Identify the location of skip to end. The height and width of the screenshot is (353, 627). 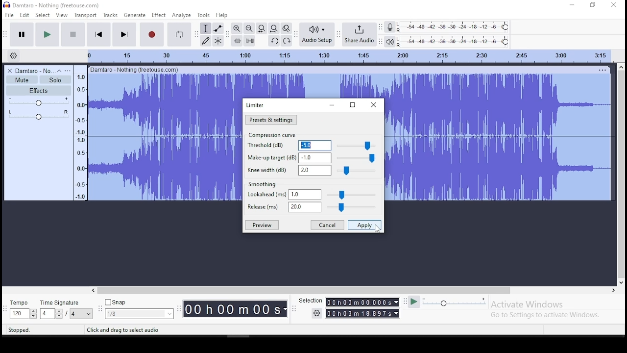
(124, 35).